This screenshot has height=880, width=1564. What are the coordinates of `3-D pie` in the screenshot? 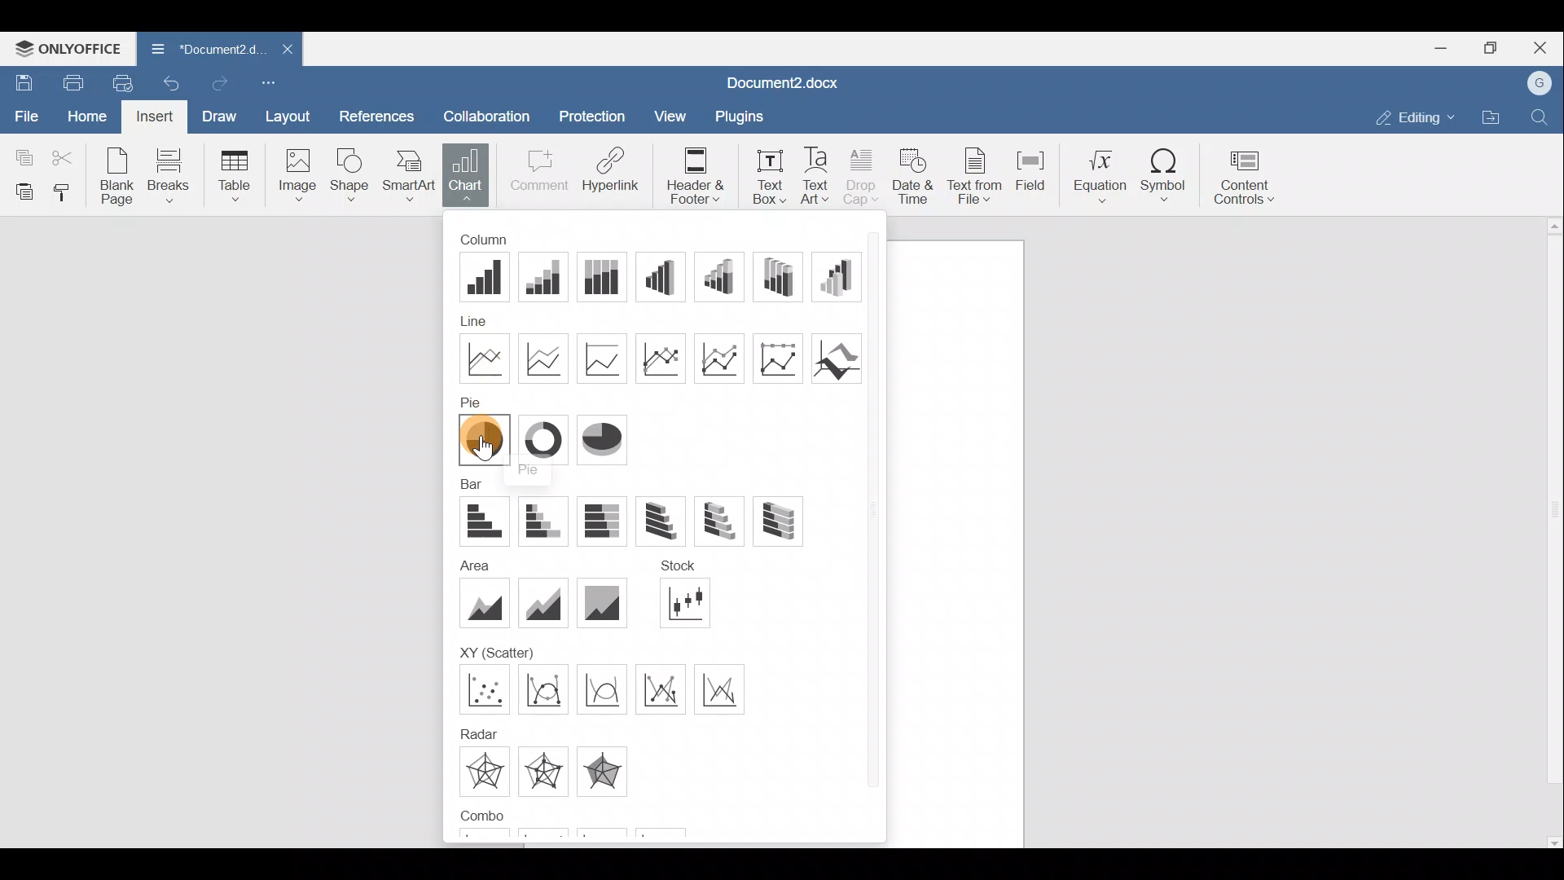 It's located at (603, 437).